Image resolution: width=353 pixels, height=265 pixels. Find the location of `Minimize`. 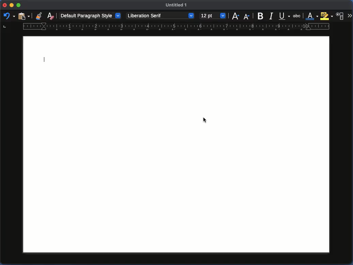

Minimize is located at coordinates (12, 6).